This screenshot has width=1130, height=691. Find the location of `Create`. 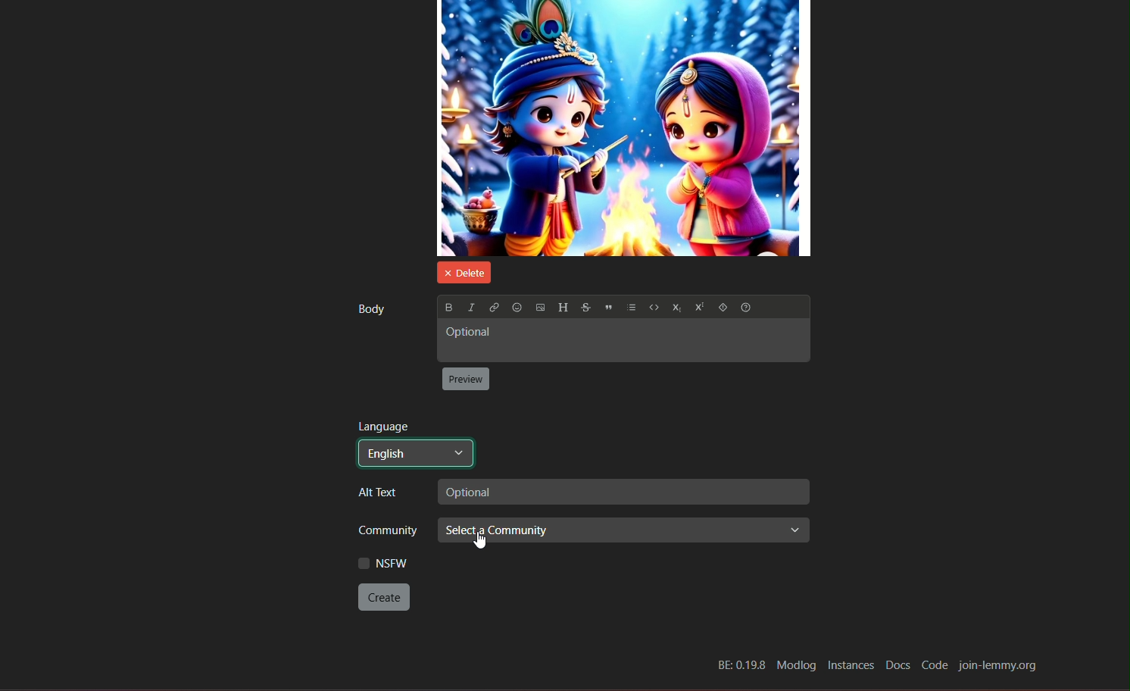

Create is located at coordinates (385, 597).